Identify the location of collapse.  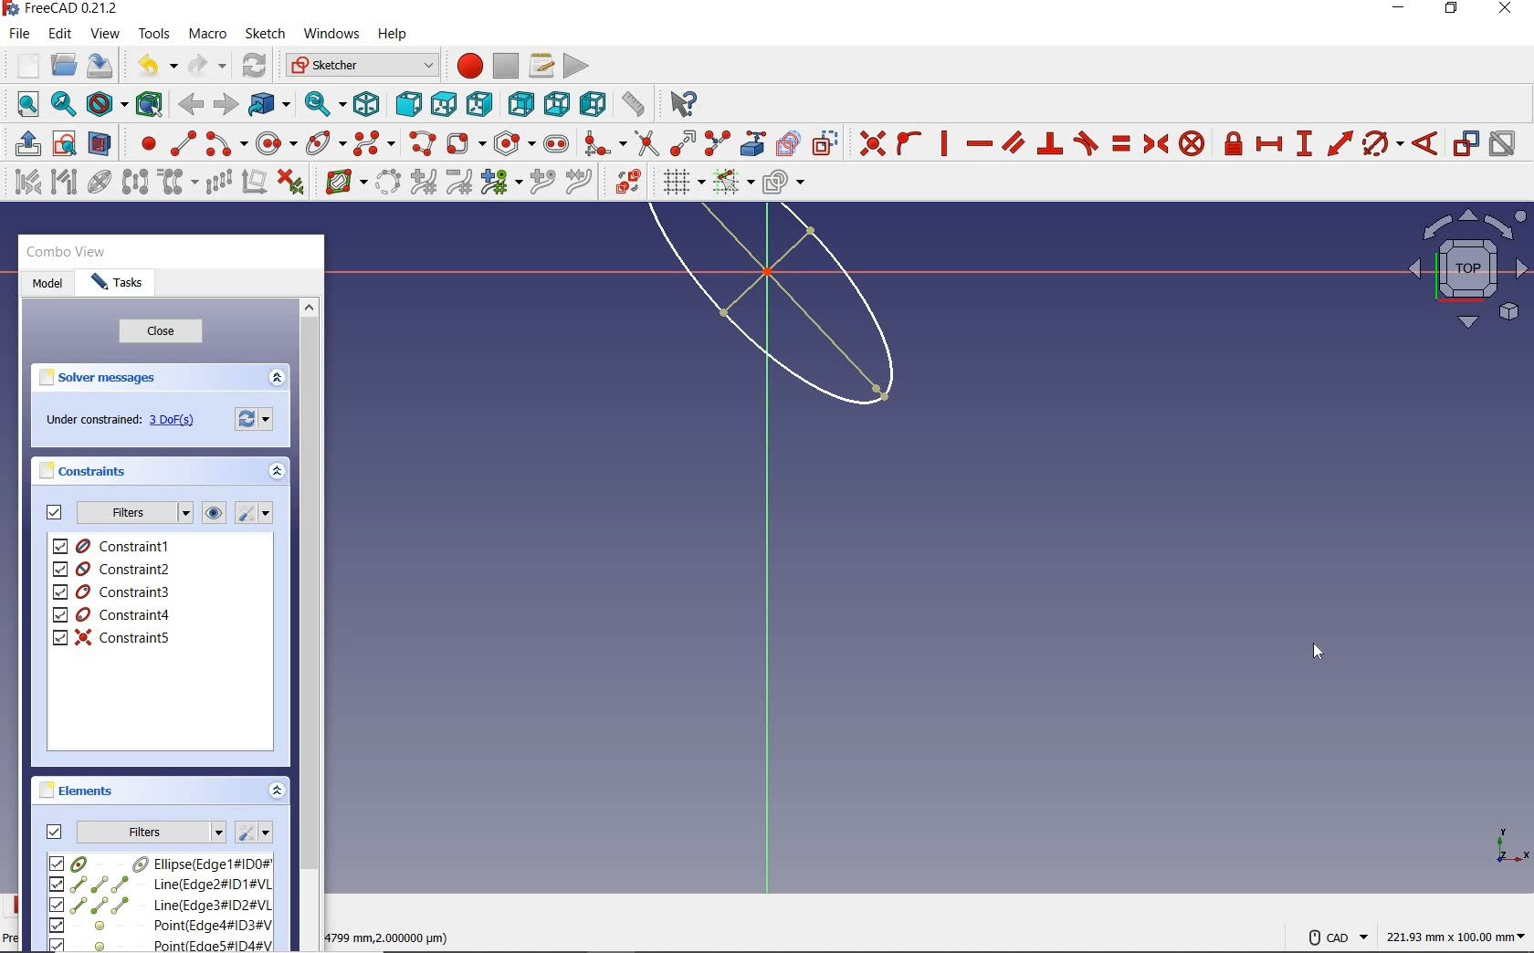
(276, 379).